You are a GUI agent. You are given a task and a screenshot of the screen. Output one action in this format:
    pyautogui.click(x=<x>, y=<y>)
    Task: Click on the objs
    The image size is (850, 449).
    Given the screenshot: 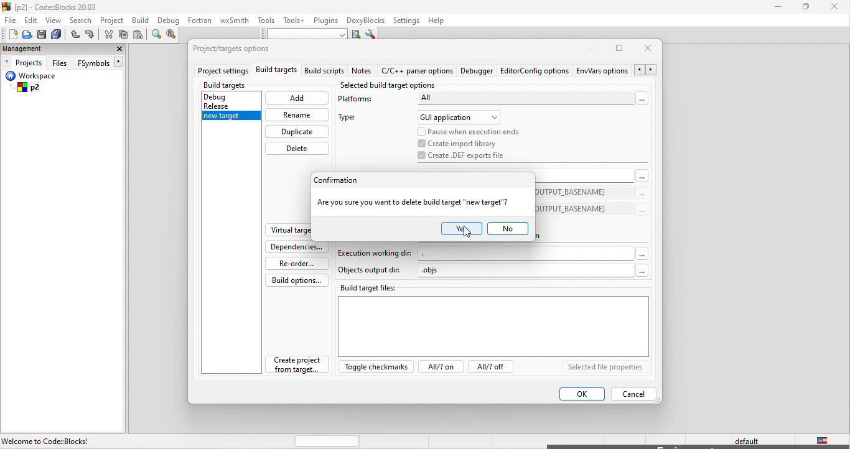 What is the action you would take?
    pyautogui.click(x=533, y=272)
    